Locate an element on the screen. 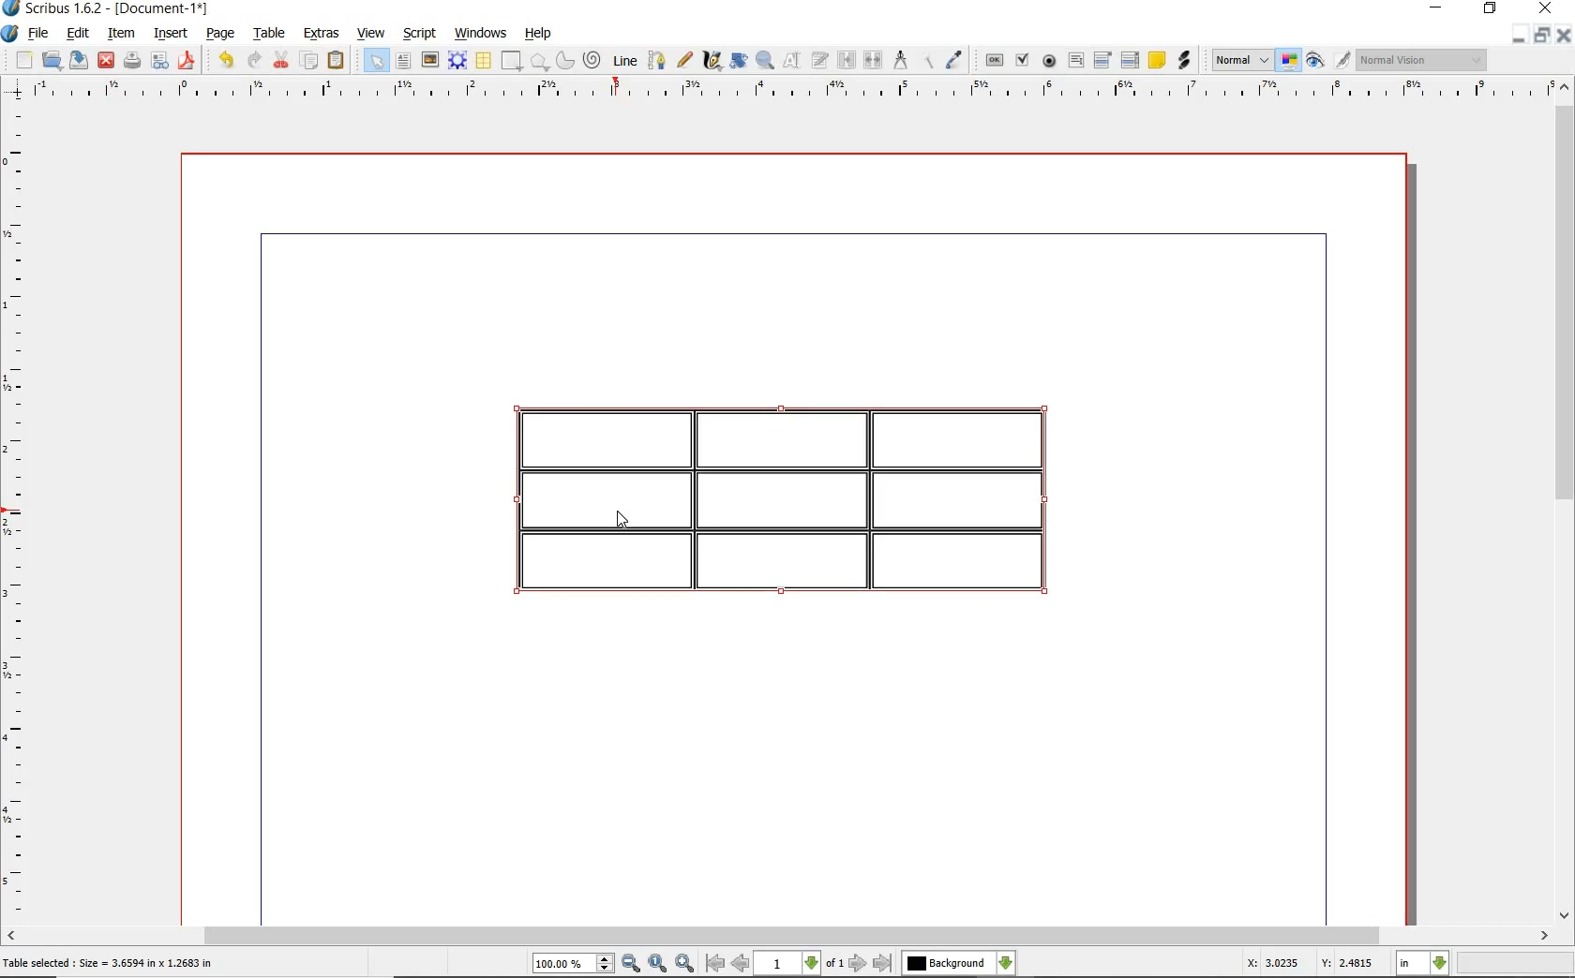 The height and width of the screenshot is (978, 1575). zoom in is located at coordinates (685, 963).